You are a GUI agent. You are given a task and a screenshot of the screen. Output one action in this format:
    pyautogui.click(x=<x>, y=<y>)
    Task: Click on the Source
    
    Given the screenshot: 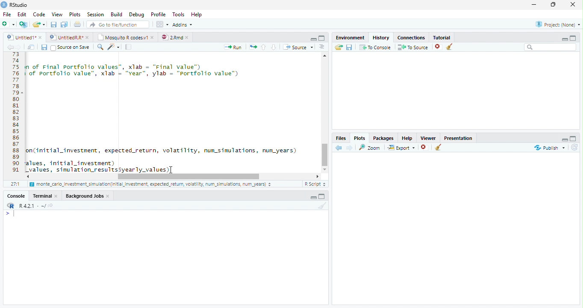 What is the action you would take?
    pyautogui.click(x=297, y=47)
    